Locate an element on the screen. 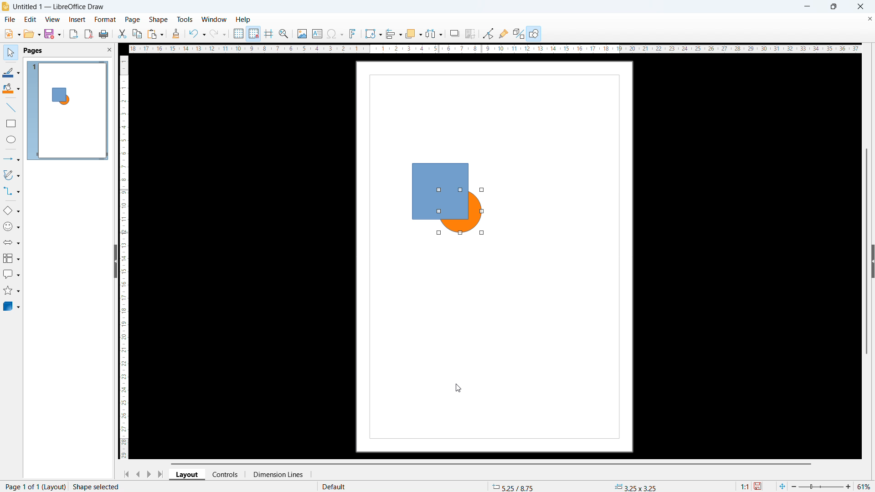  Call out shapes  is located at coordinates (11, 275).